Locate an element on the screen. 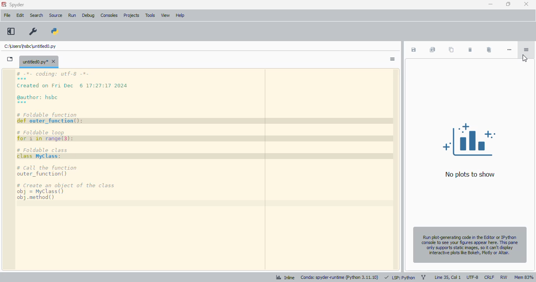  file is located at coordinates (7, 15).